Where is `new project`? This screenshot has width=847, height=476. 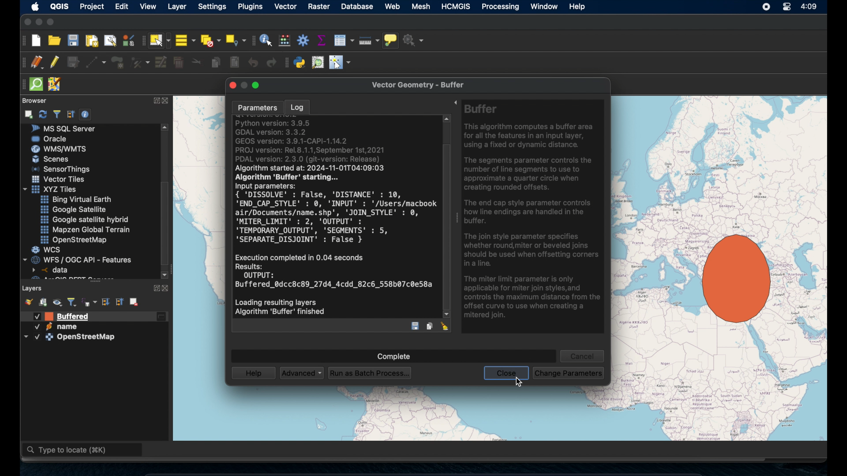
new project is located at coordinates (37, 41).